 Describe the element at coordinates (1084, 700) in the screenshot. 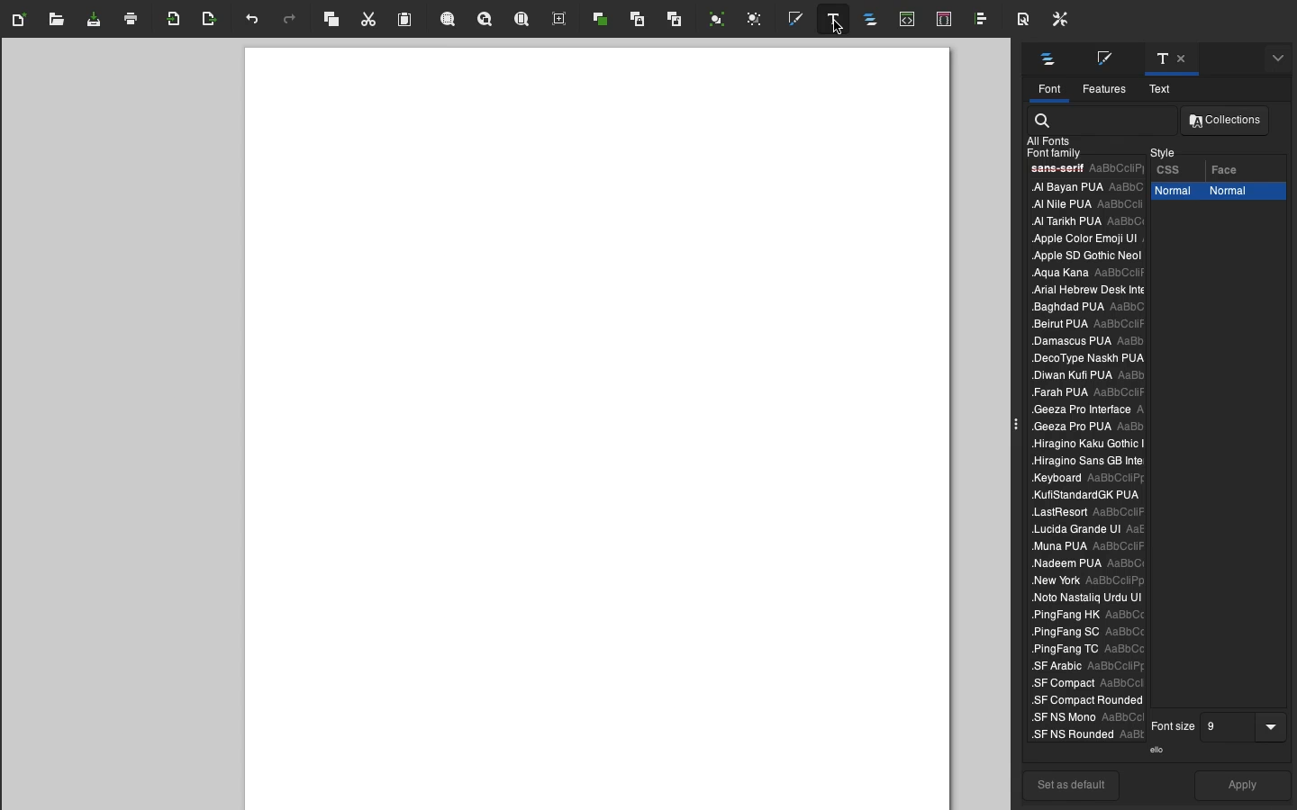

I see `.SF Compact Rounded` at that location.